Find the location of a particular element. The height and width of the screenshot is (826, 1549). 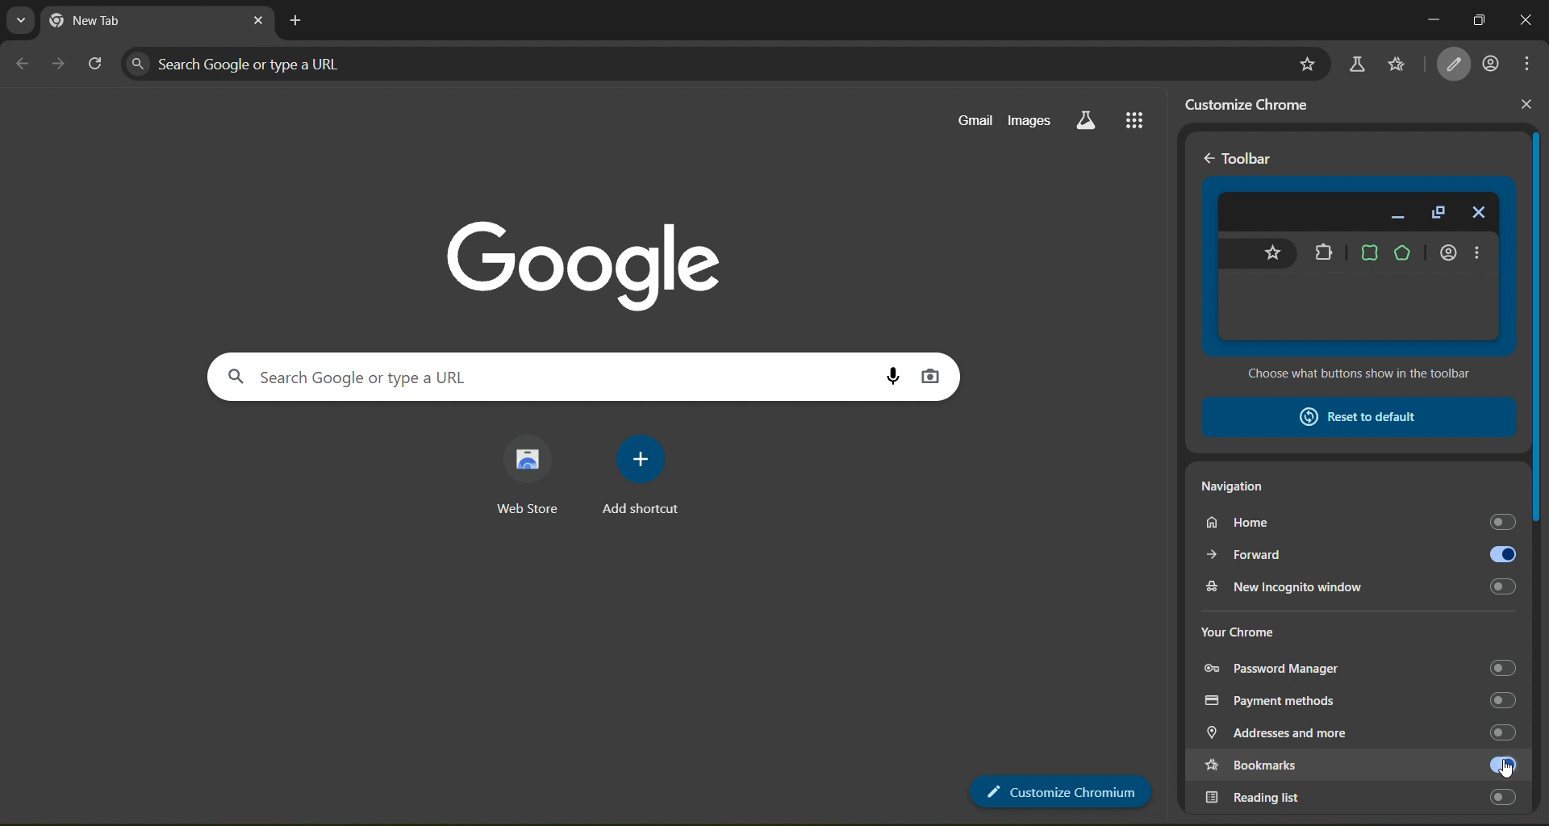

image search is located at coordinates (934, 378).